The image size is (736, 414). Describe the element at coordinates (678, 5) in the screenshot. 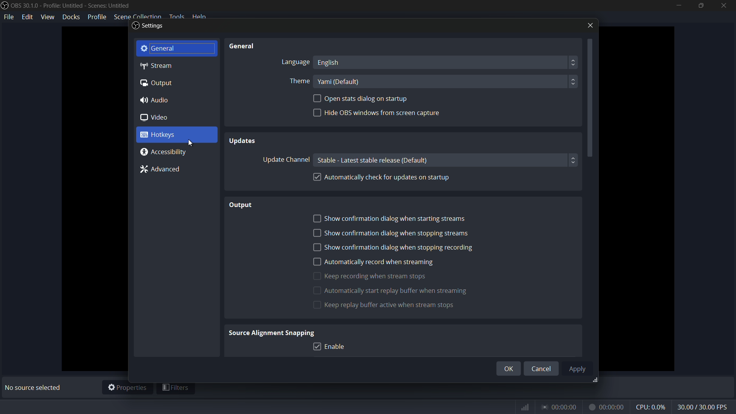

I see `minimize` at that location.